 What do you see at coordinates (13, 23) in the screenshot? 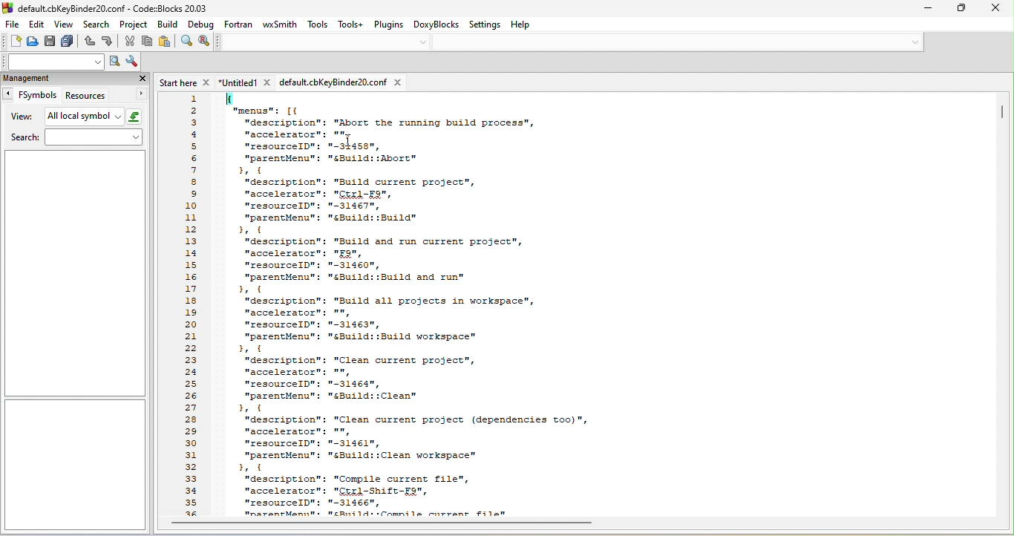
I see `file` at bounding box center [13, 23].